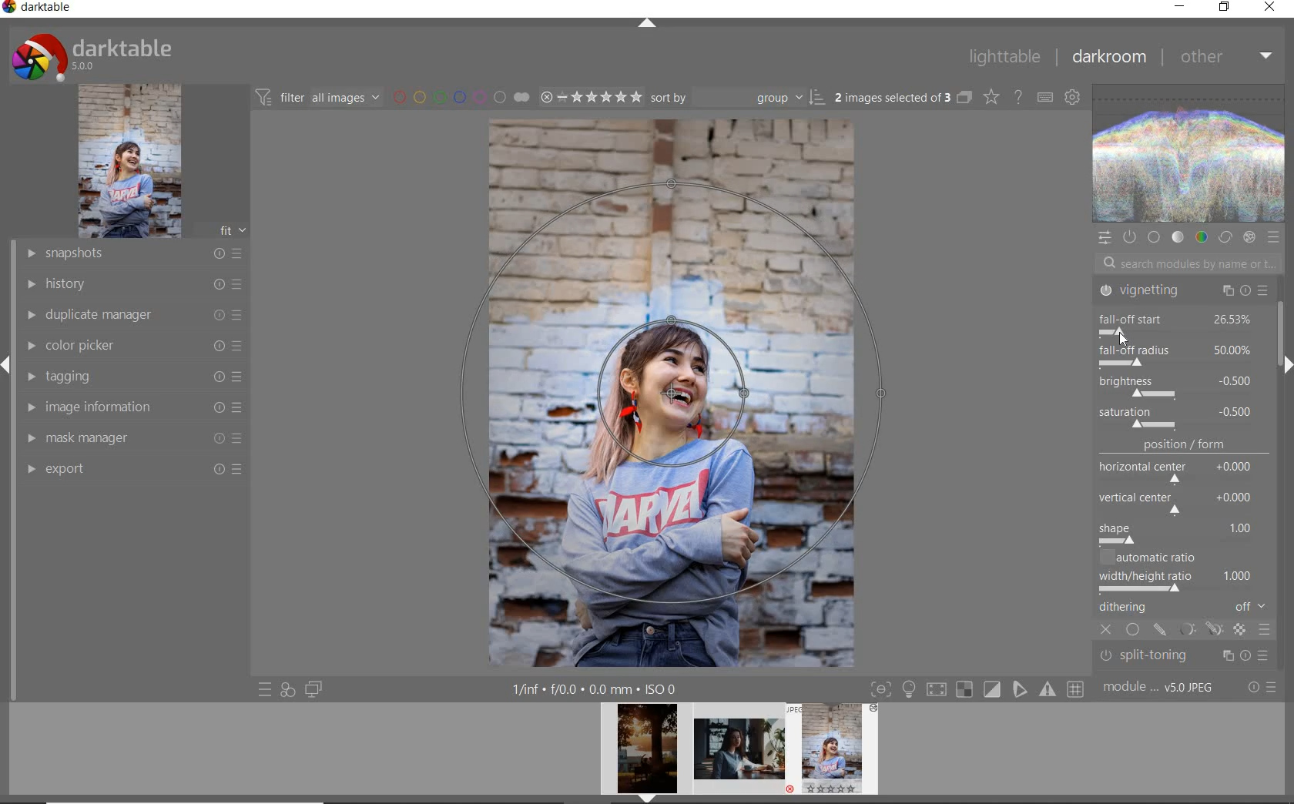  Describe the element at coordinates (1185, 295) in the screenshot. I see `graduated density` at that location.